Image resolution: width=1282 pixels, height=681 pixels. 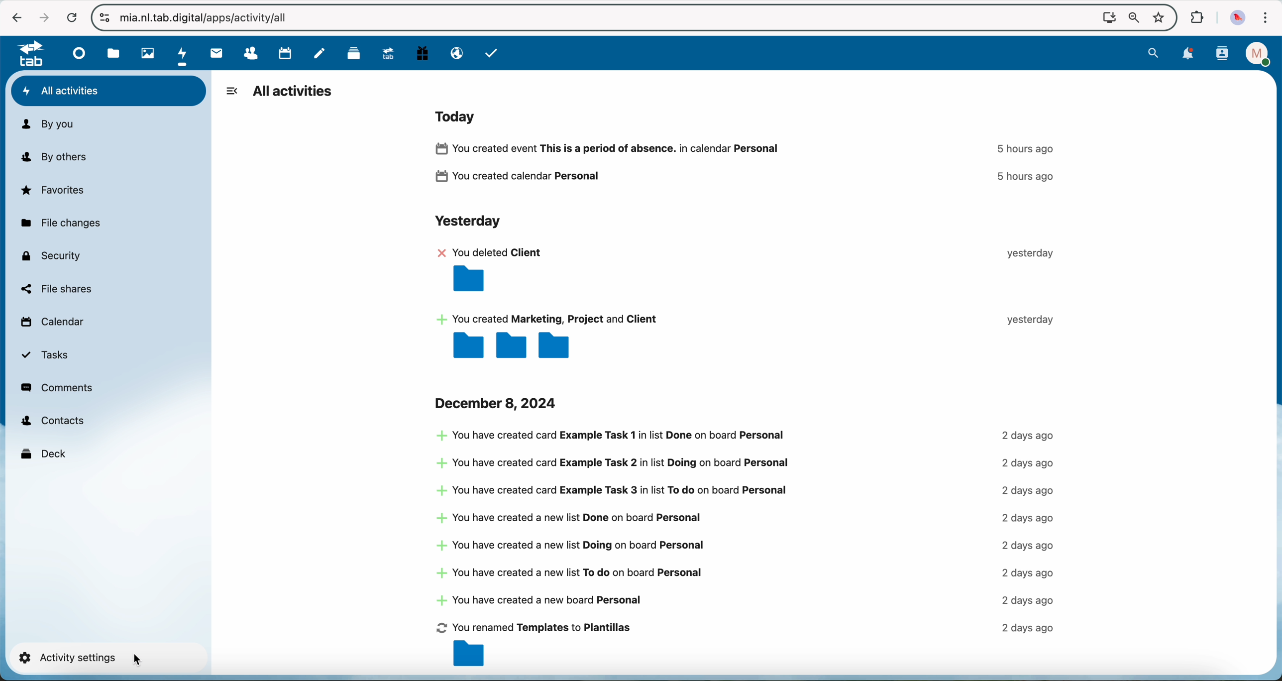 I want to click on profile picture, so click(x=1239, y=18).